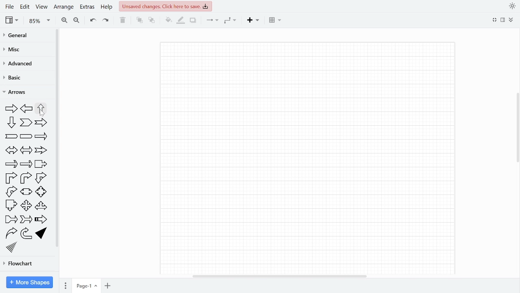 The image size is (520, 293). Describe the element at coordinates (503, 20) in the screenshot. I see `Format` at that location.